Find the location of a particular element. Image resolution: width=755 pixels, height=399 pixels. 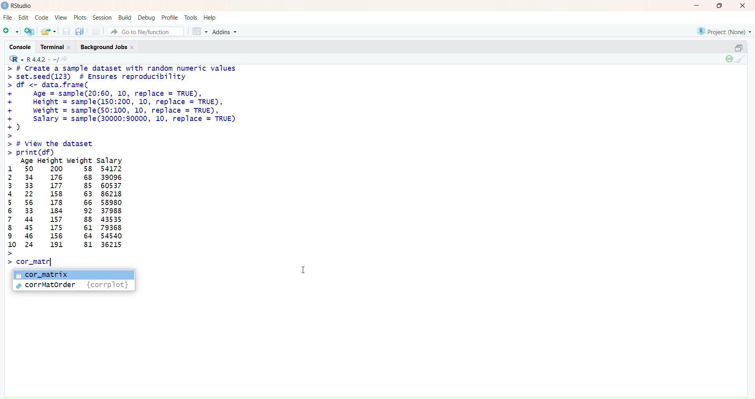

Background jobs is located at coordinates (109, 48).